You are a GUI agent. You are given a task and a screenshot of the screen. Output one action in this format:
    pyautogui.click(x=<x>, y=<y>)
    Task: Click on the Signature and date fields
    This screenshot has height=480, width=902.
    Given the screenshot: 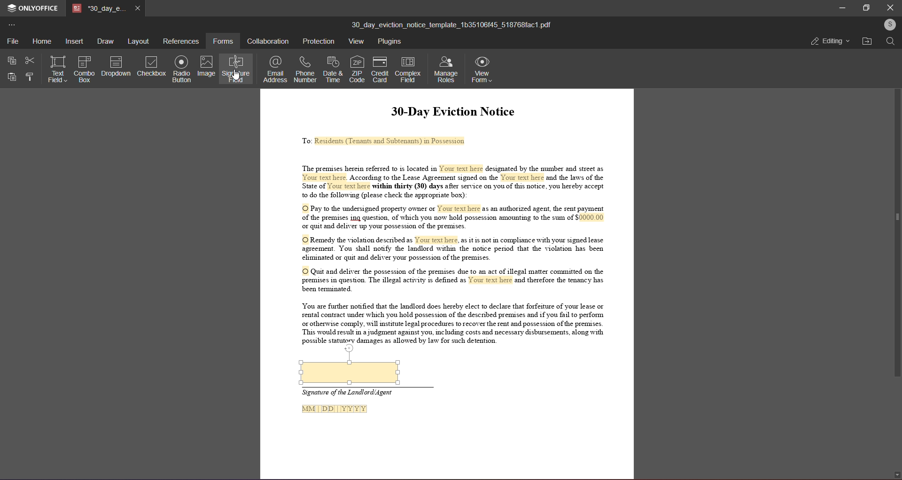 What is the action you would take?
    pyautogui.click(x=356, y=404)
    